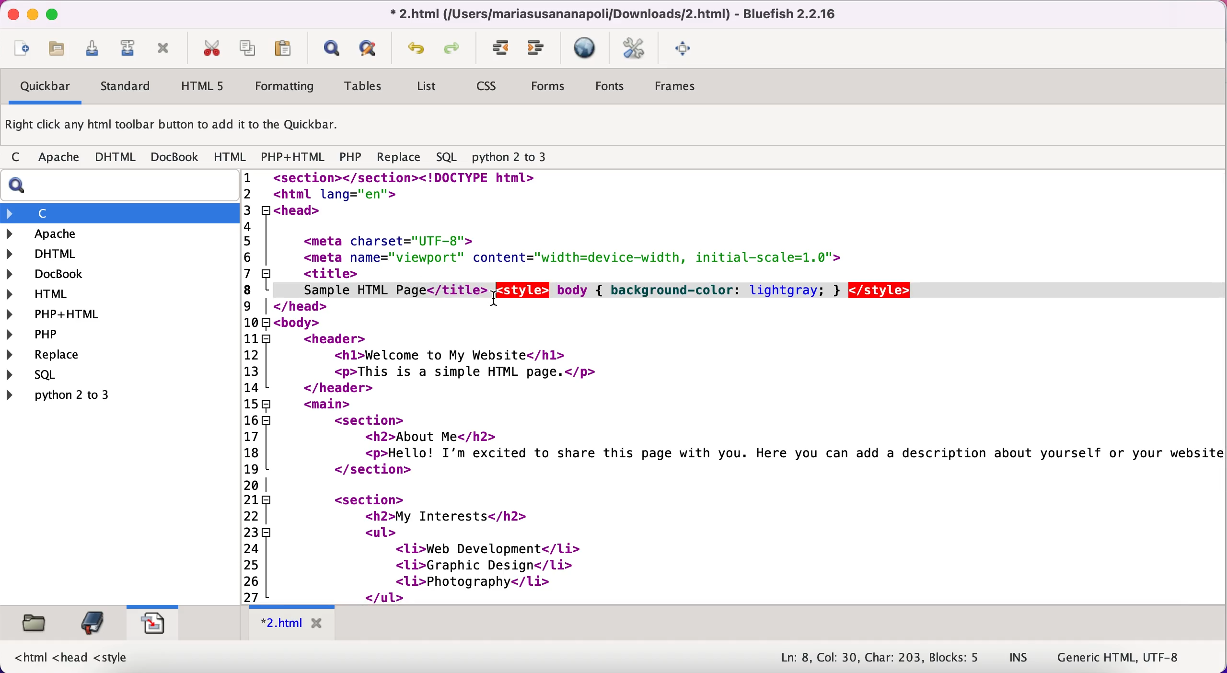 The image size is (1227, 673). What do you see at coordinates (370, 48) in the screenshot?
I see `advanced find and replace` at bounding box center [370, 48].